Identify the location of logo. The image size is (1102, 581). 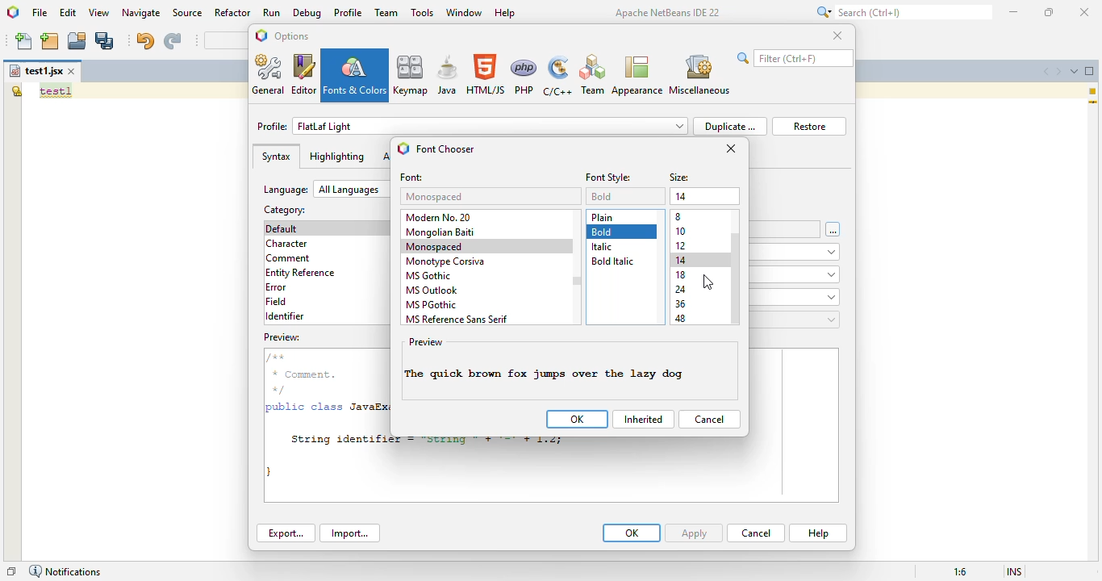
(12, 11).